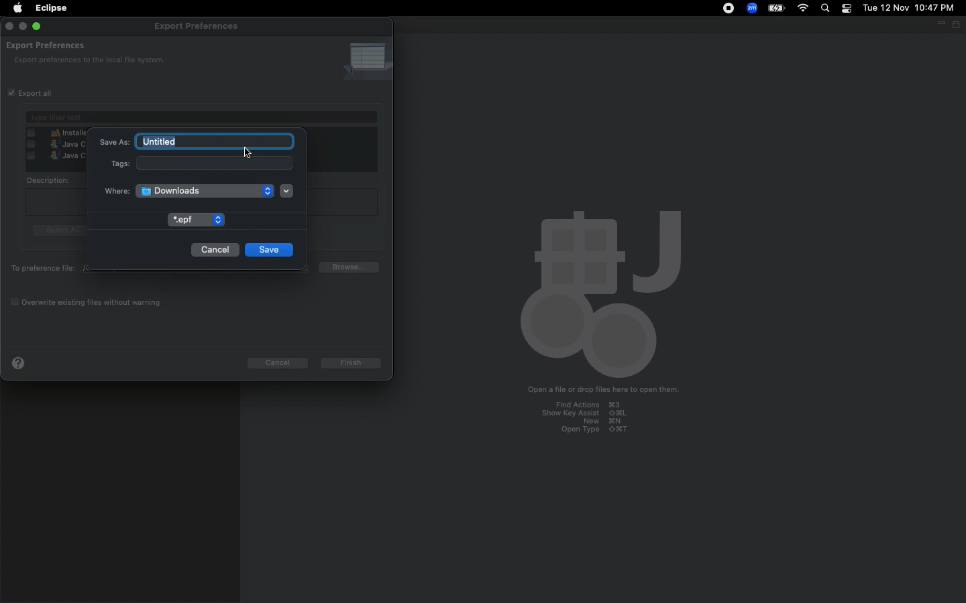 This screenshot has height=603, width=966. What do you see at coordinates (22, 27) in the screenshot?
I see `minimize` at bounding box center [22, 27].